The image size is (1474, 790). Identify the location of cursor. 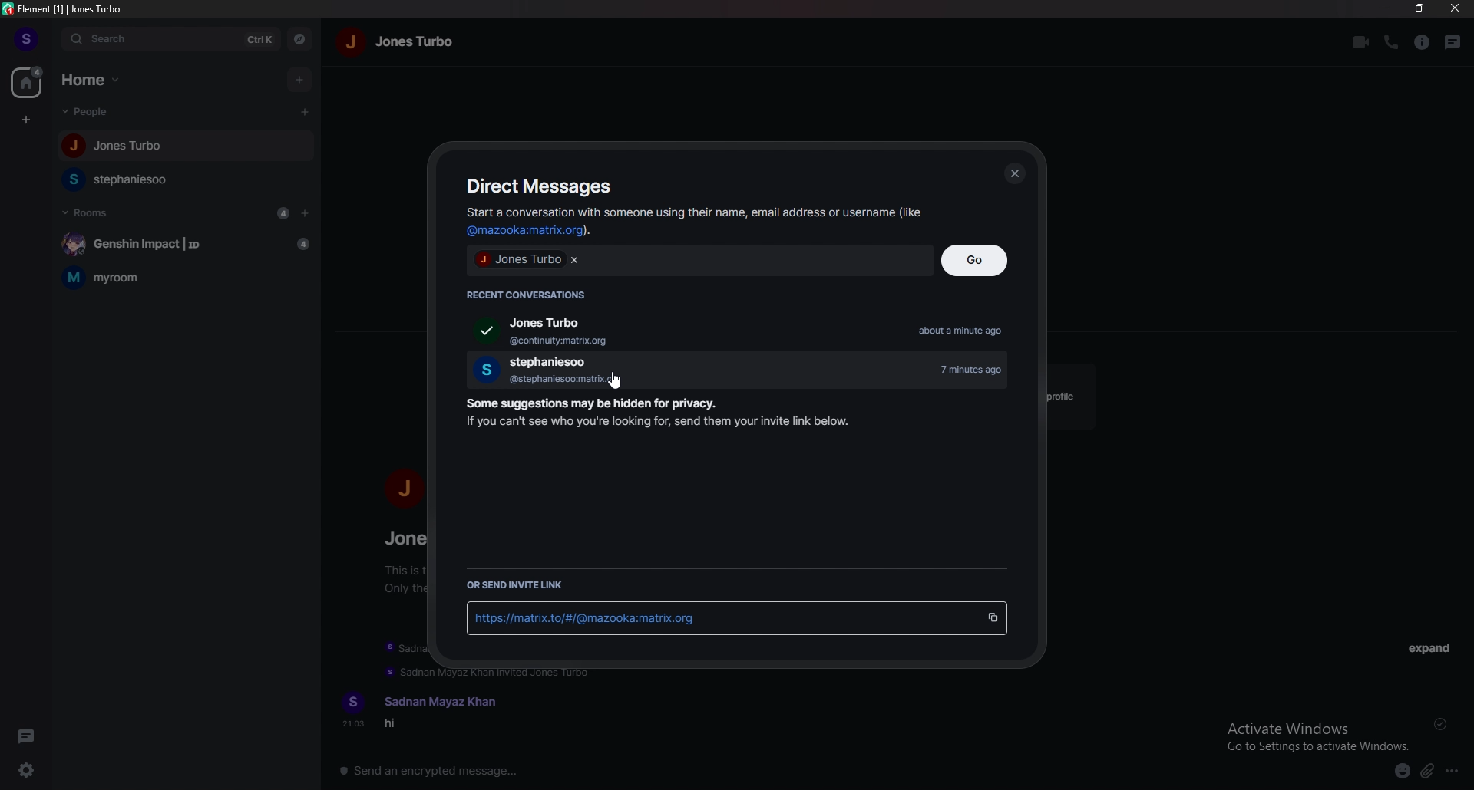
(616, 379).